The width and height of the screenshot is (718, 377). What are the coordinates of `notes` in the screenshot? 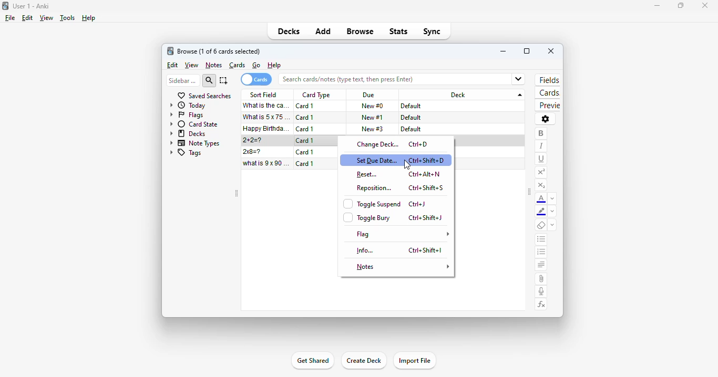 It's located at (402, 267).